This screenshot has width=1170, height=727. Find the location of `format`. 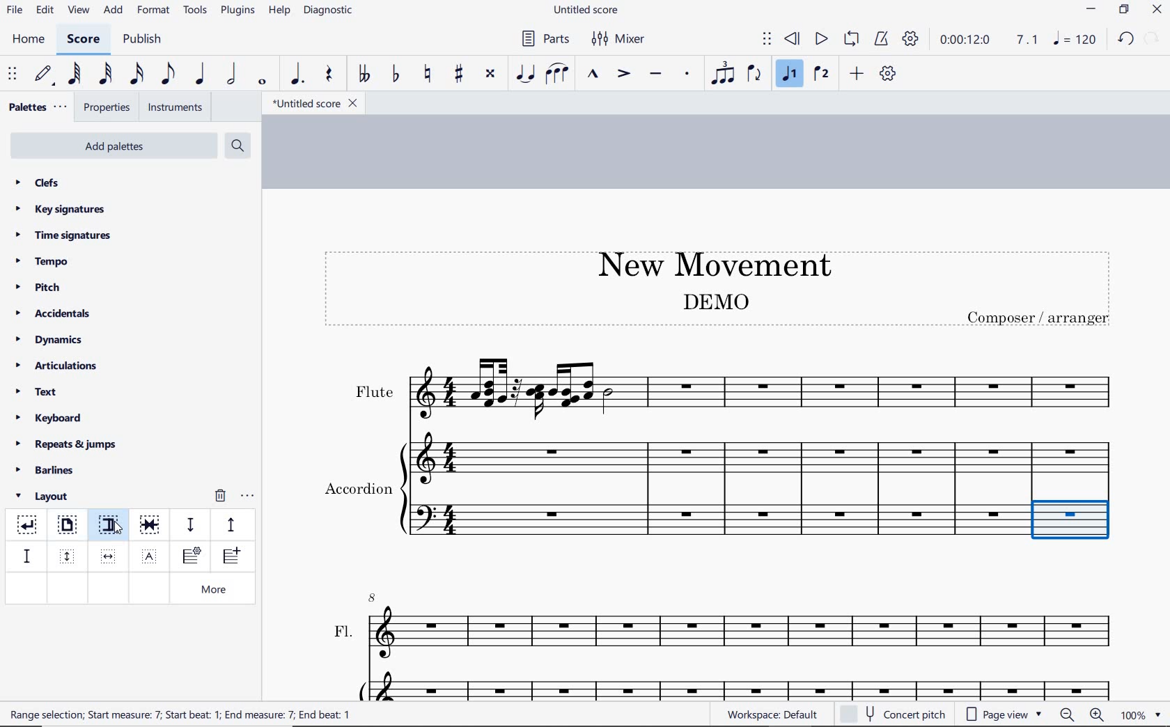

format is located at coordinates (155, 10).